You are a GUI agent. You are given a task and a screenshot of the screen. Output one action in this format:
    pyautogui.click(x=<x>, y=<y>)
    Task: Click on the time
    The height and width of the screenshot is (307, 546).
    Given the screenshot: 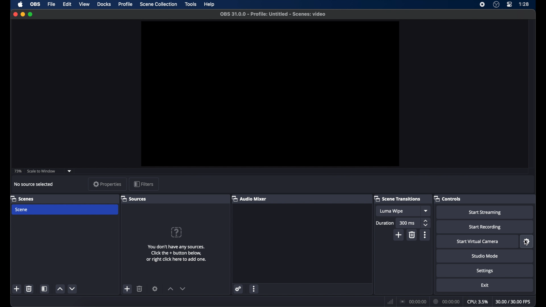 What is the action you would take?
    pyautogui.click(x=524, y=4)
    